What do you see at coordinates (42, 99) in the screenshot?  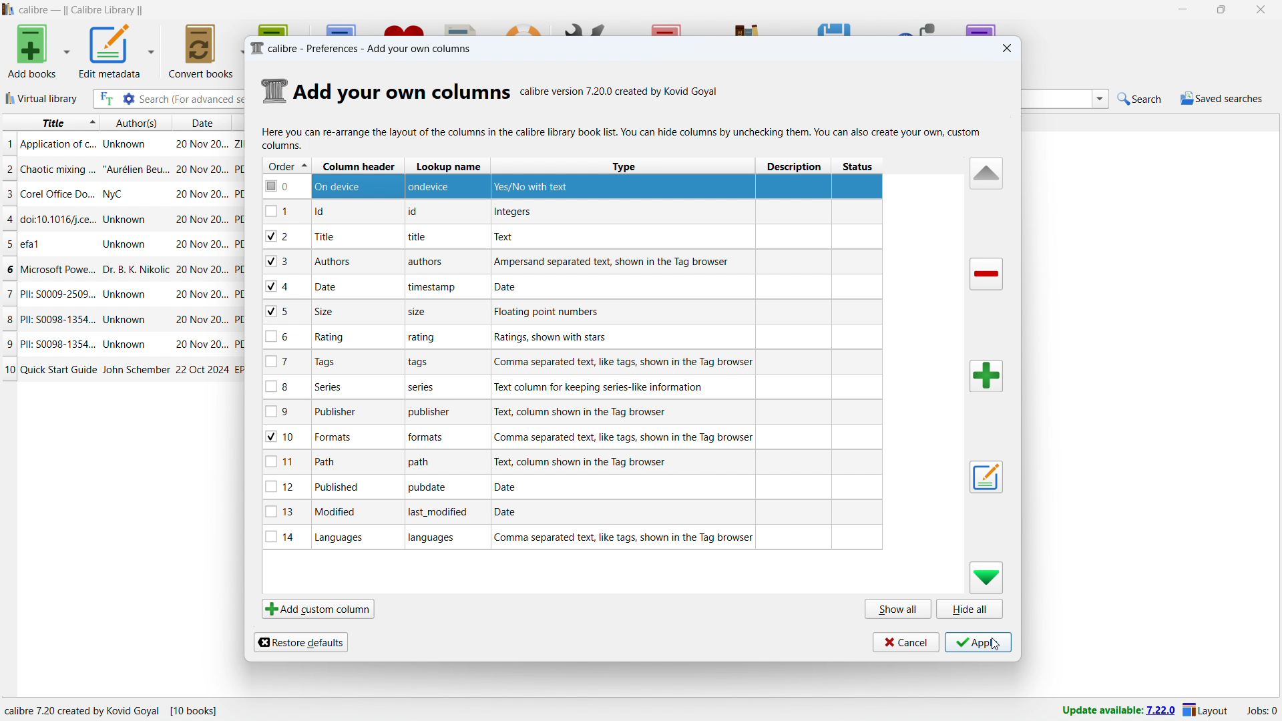 I see `virtual library` at bounding box center [42, 99].